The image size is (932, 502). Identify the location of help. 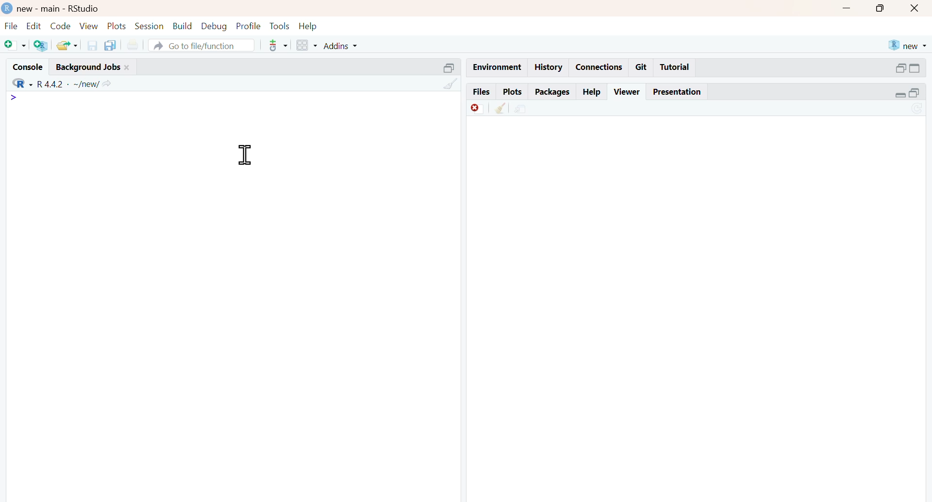
(308, 27).